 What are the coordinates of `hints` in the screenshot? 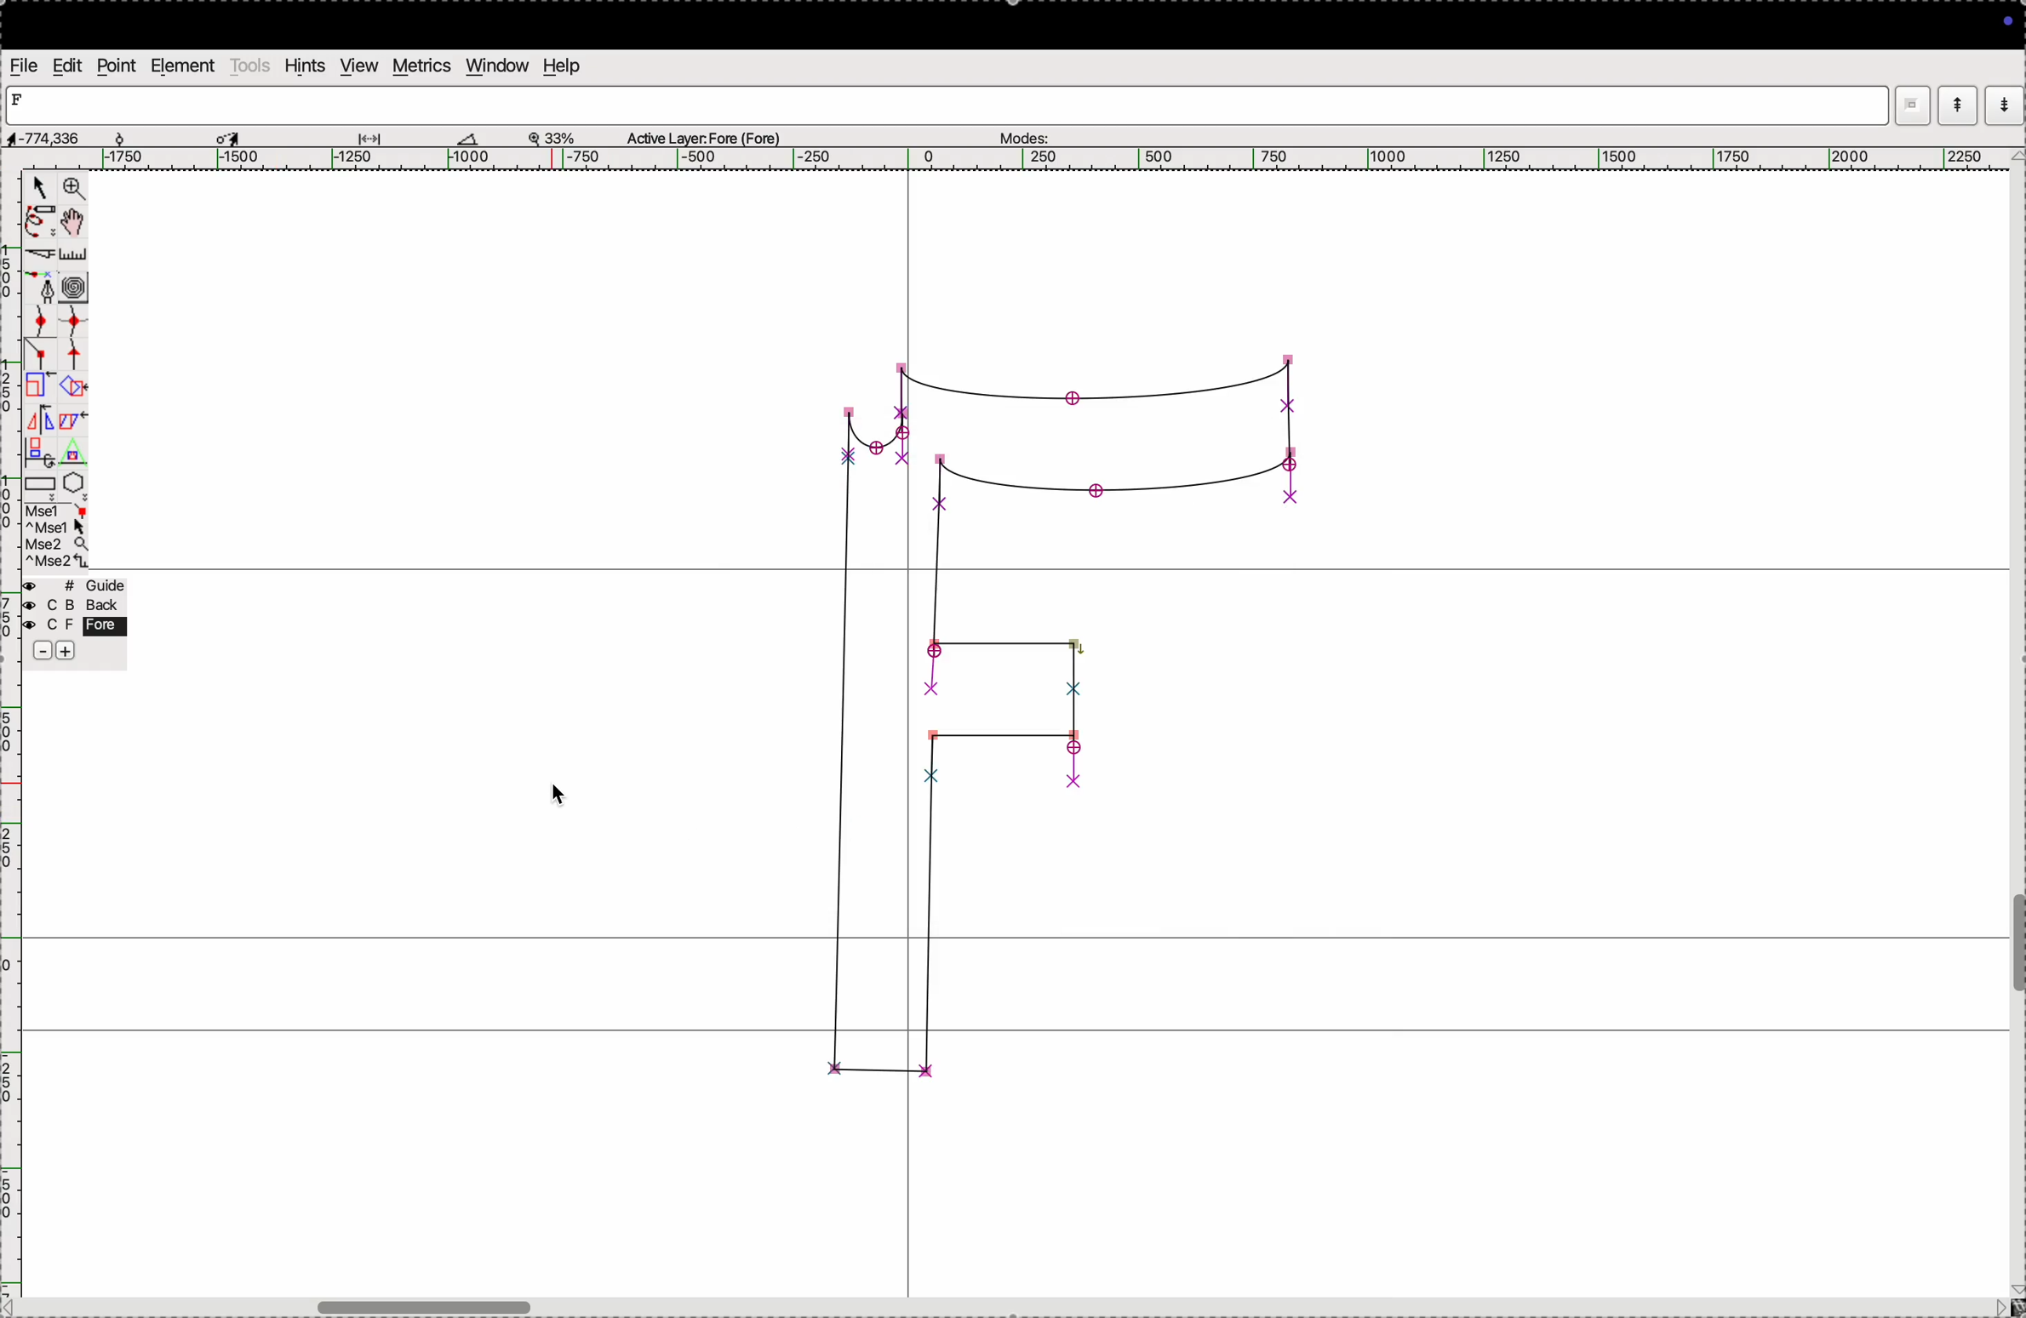 It's located at (306, 66).